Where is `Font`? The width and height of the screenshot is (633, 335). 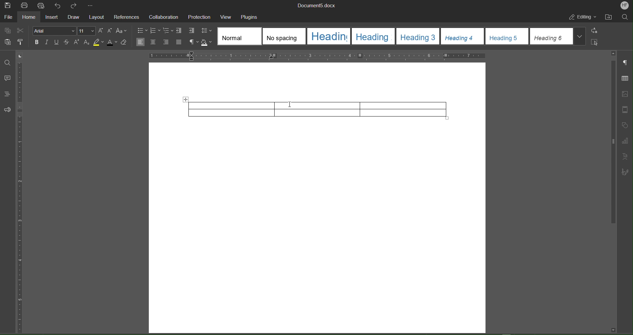
Font is located at coordinates (53, 31).